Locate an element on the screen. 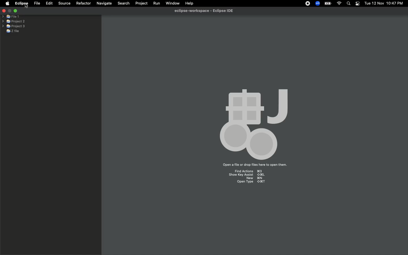 The image size is (408, 255). Source is located at coordinates (63, 3).